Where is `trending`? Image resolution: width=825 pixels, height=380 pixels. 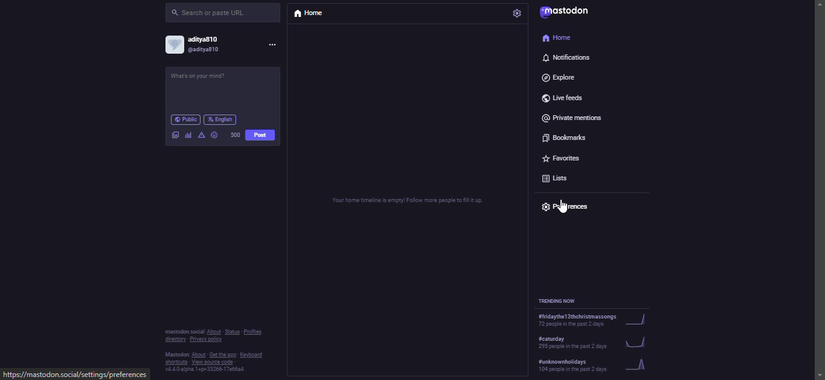
trending is located at coordinates (560, 302).